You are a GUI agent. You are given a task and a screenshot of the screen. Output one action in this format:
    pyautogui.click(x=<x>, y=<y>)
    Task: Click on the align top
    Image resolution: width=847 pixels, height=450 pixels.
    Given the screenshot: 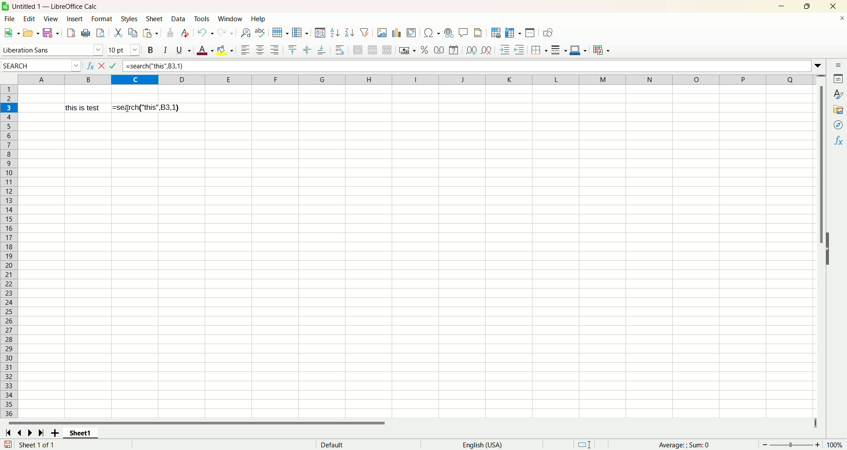 What is the action you would take?
    pyautogui.click(x=293, y=49)
    